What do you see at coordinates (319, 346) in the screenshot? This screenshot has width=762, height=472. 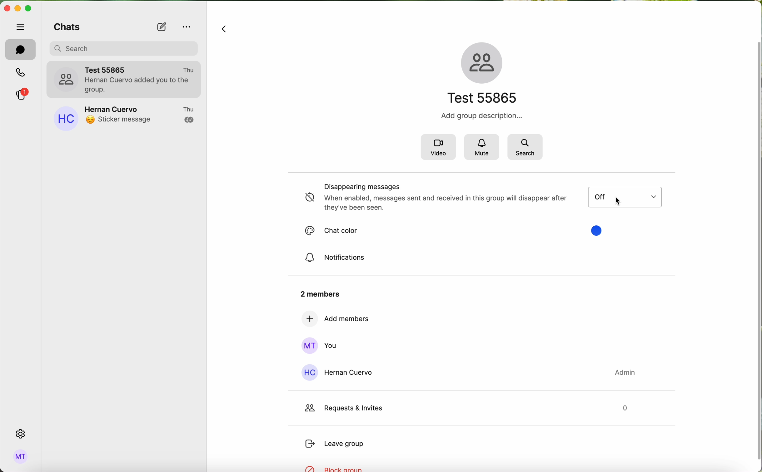 I see `you` at bounding box center [319, 346].